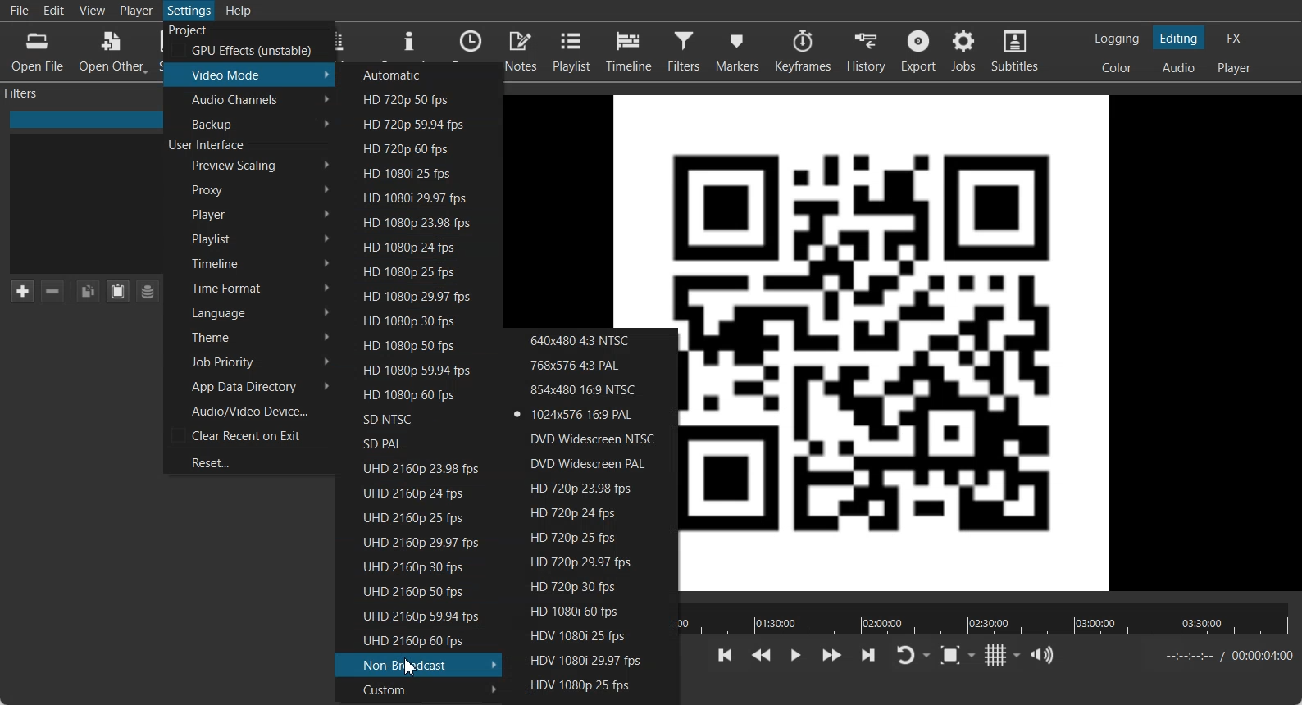 The height and width of the screenshot is (705, 1302). What do you see at coordinates (417, 148) in the screenshot?
I see `HD 720p 60 fps` at bounding box center [417, 148].